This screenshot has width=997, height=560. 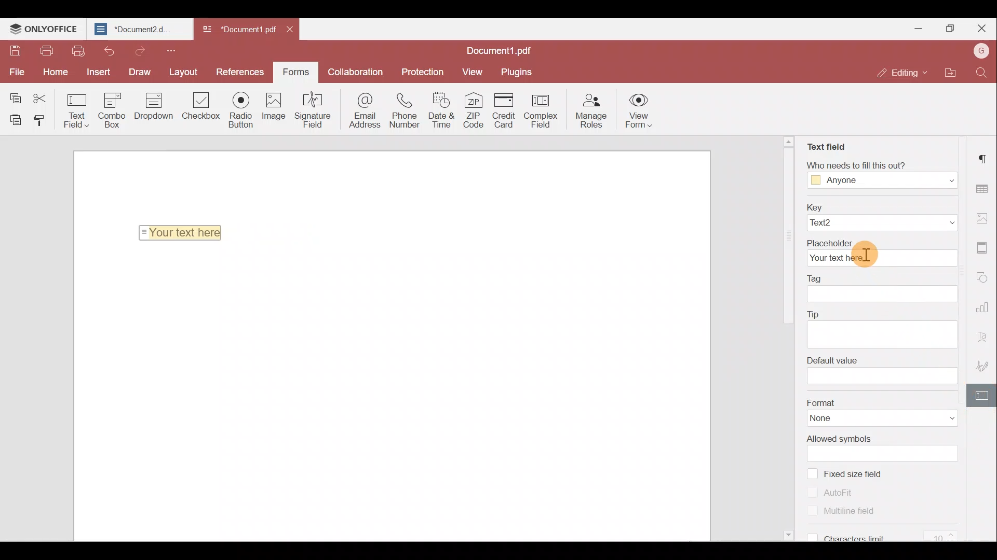 I want to click on Fixed size field, so click(x=864, y=473).